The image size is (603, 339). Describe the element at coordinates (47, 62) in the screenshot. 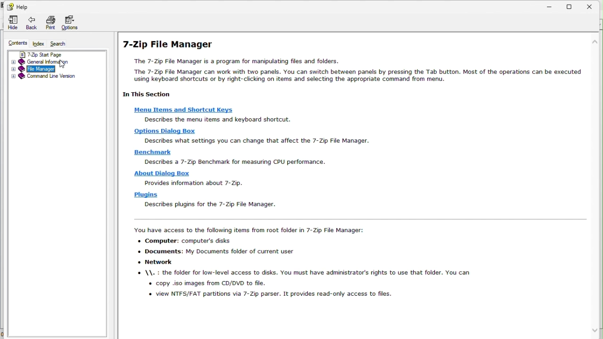

I see `General information` at that location.